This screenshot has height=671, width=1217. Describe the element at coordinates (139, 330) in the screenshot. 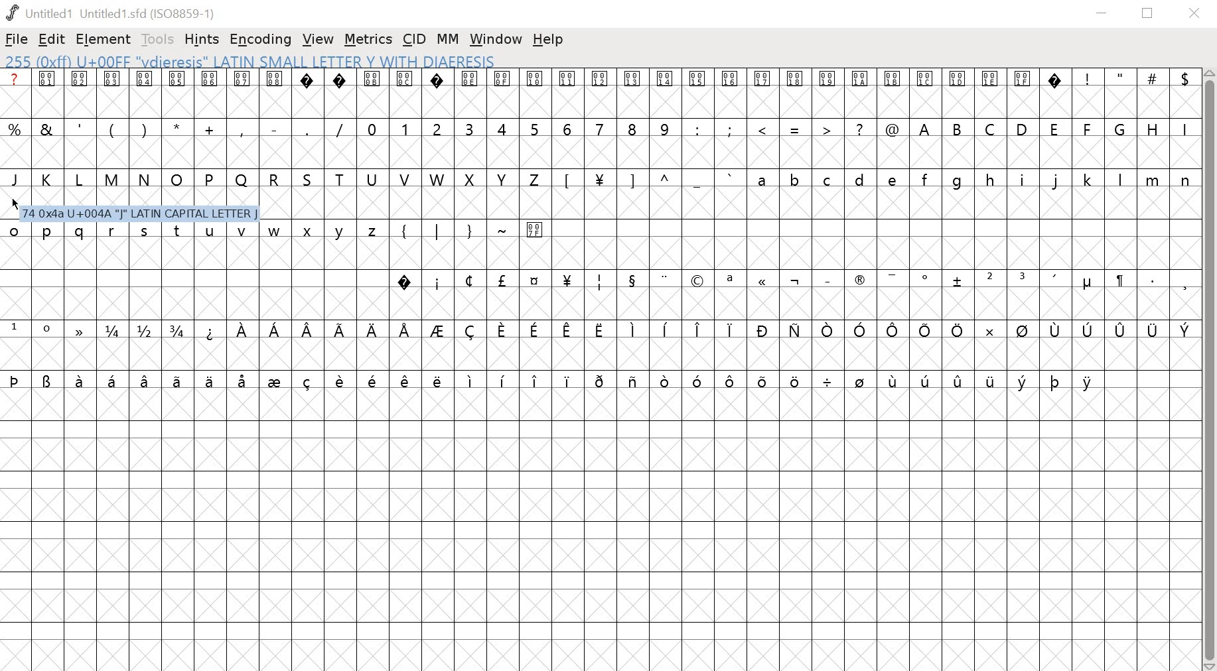

I see `fractions` at that location.